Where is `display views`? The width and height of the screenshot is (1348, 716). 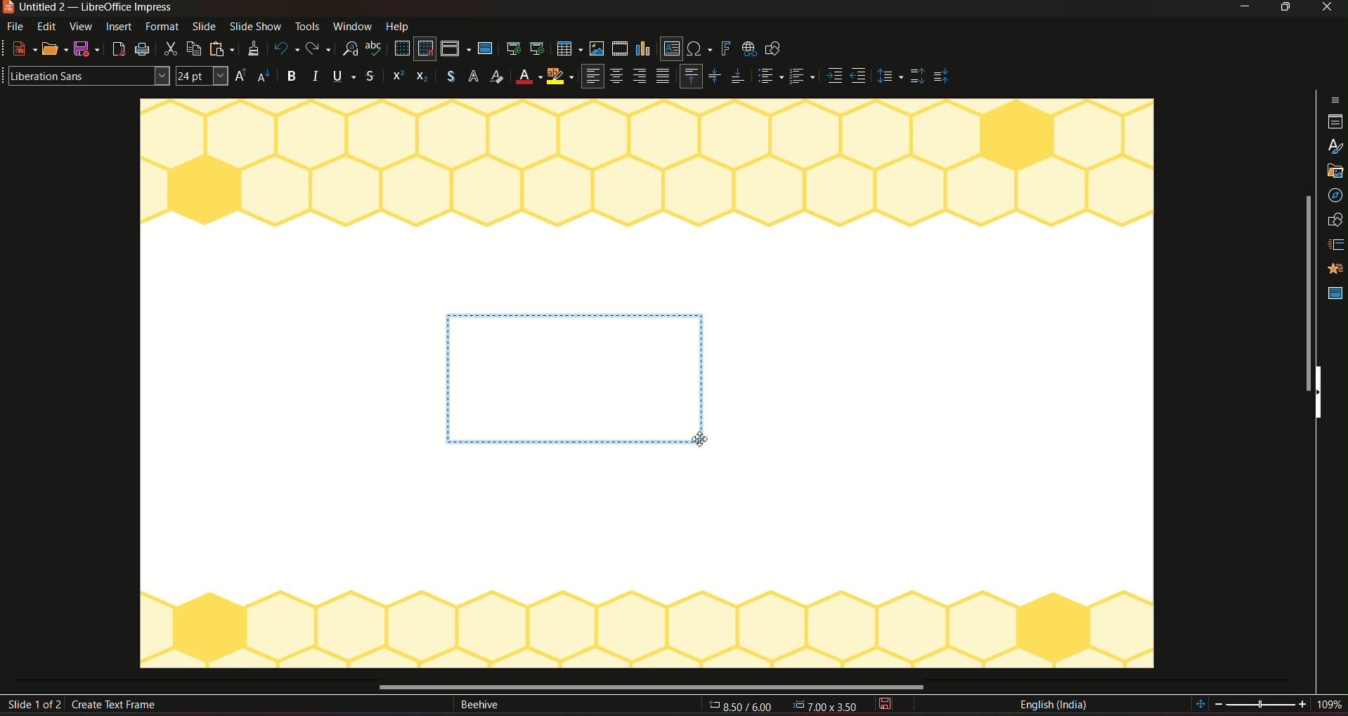
display views is located at coordinates (455, 49).